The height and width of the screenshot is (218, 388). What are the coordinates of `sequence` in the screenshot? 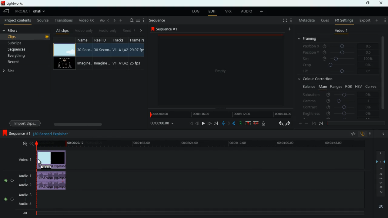 It's located at (158, 20).